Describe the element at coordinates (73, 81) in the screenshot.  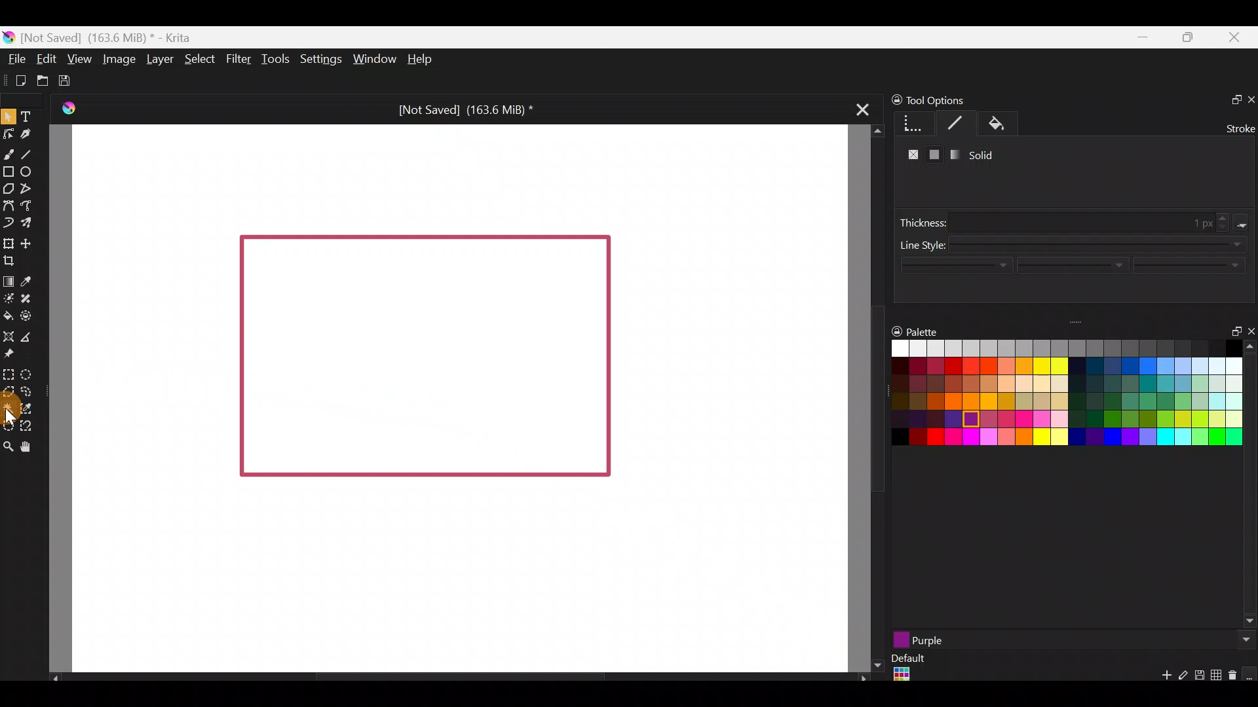
I see `Save` at that location.